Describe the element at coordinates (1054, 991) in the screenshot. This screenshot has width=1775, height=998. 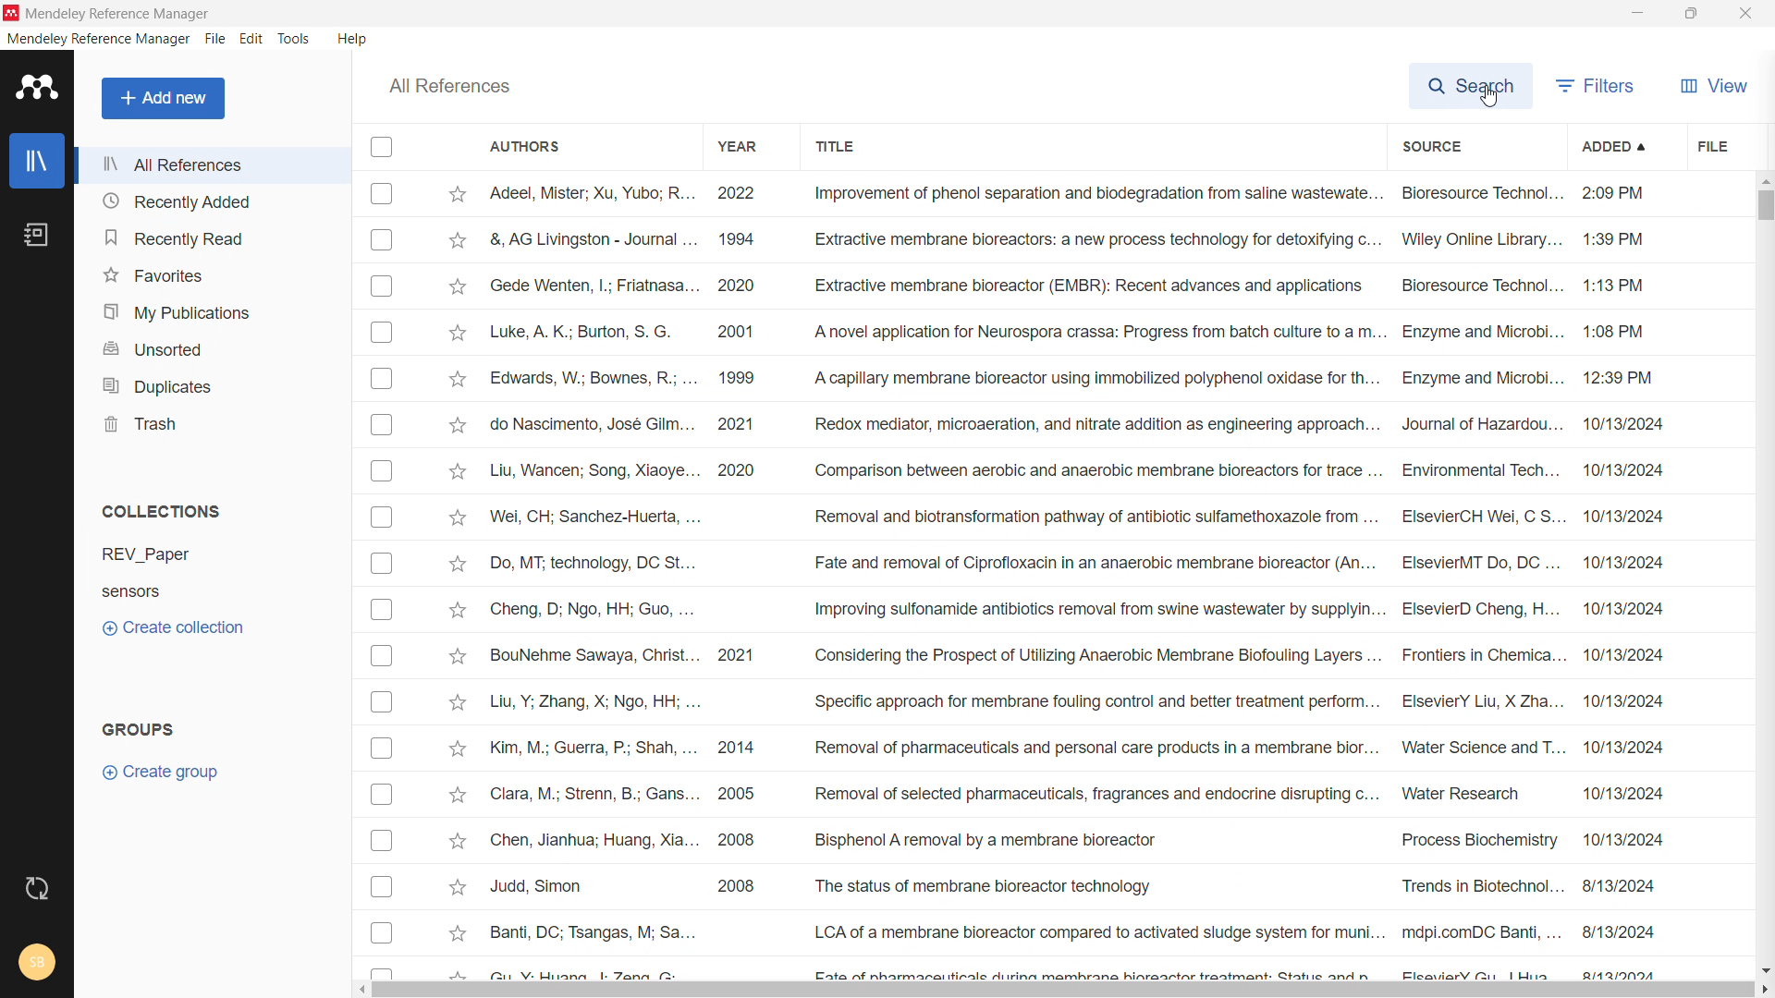
I see `horizontal scrollbar` at that location.